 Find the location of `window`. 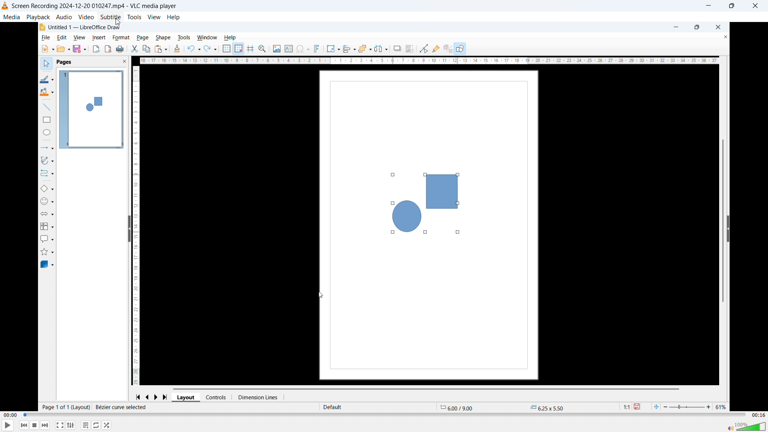

window is located at coordinates (207, 37).